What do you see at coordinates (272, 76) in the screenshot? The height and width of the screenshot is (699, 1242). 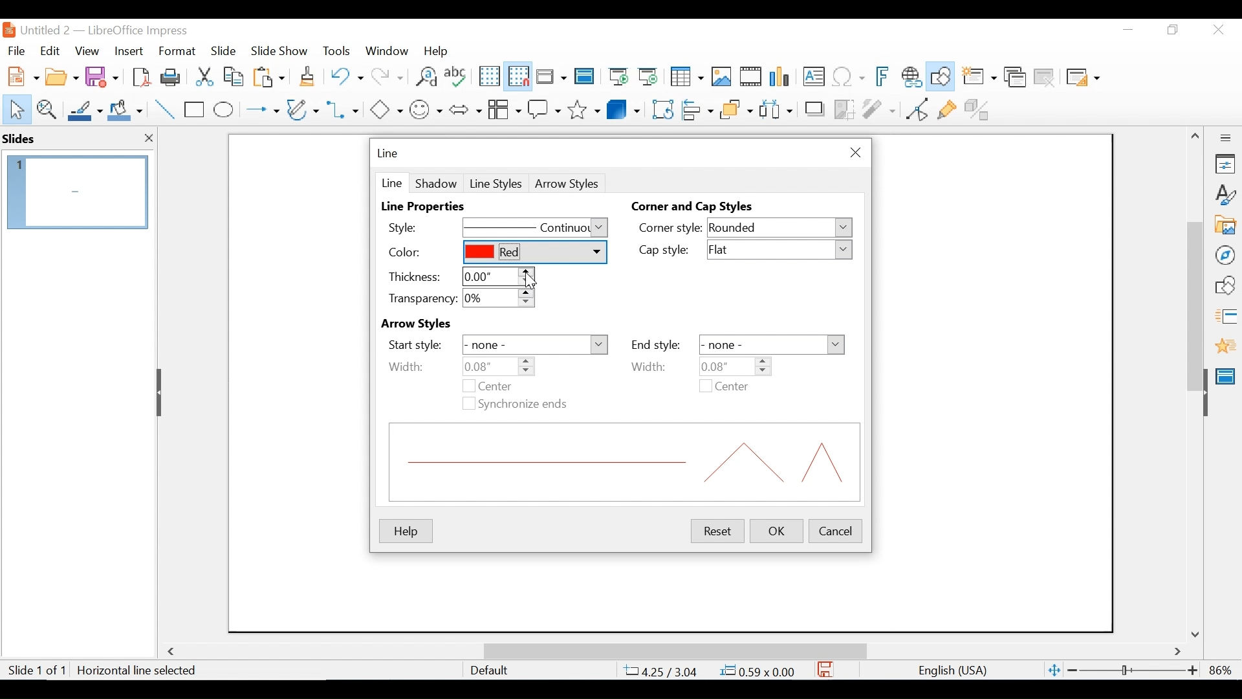 I see `Paste` at bounding box center [272, 76].